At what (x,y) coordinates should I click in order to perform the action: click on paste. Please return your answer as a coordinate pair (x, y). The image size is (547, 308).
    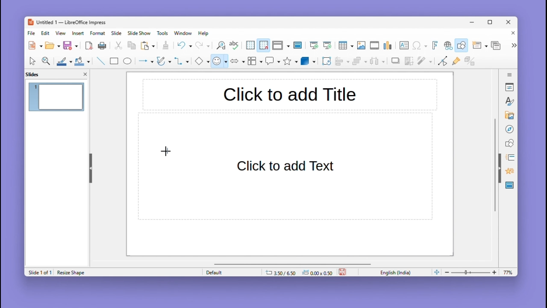
    Looking at the image, I should click on (148, 46).